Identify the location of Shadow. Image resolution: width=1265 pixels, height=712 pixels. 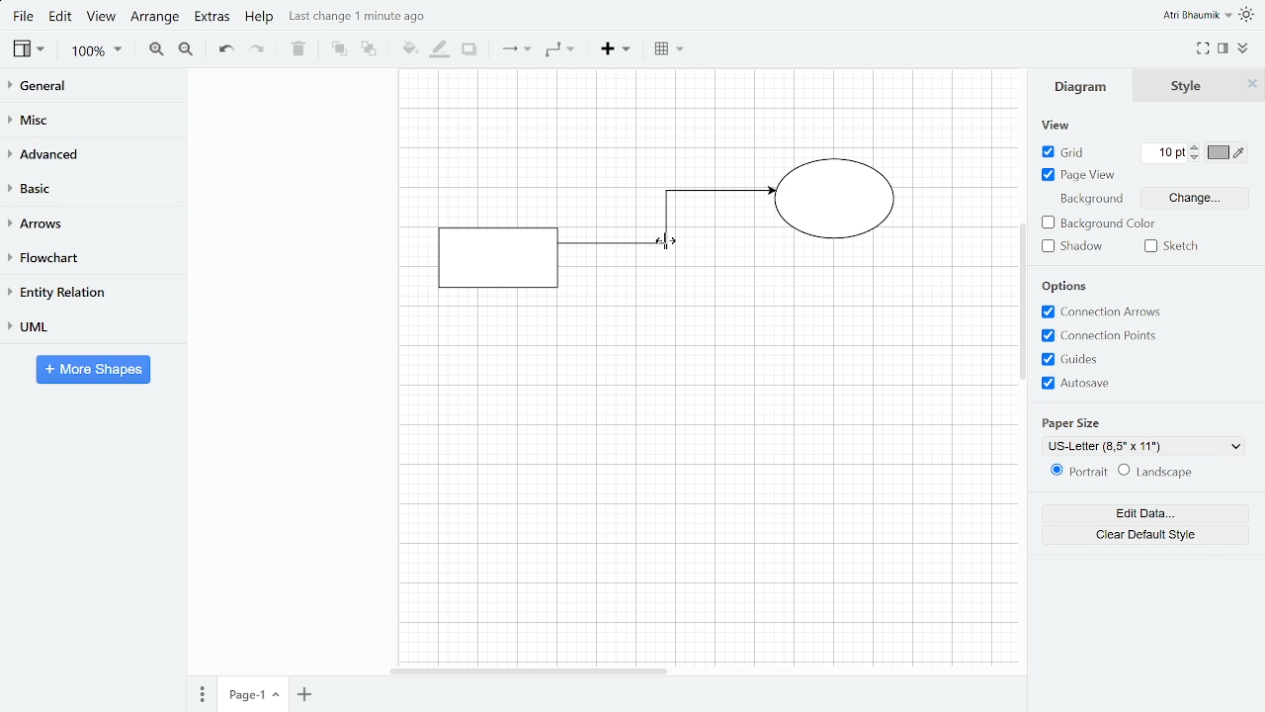
(1077, 245).